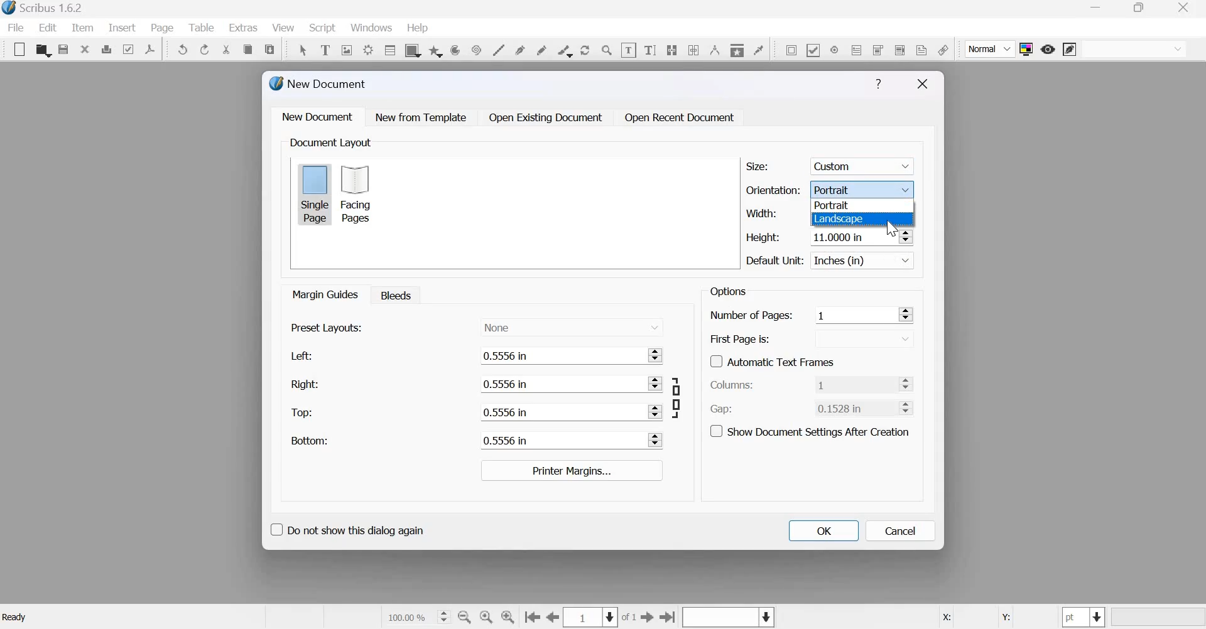 The image size is (1206, 629). I want to click on 0.5556 in, so click(559, 355).